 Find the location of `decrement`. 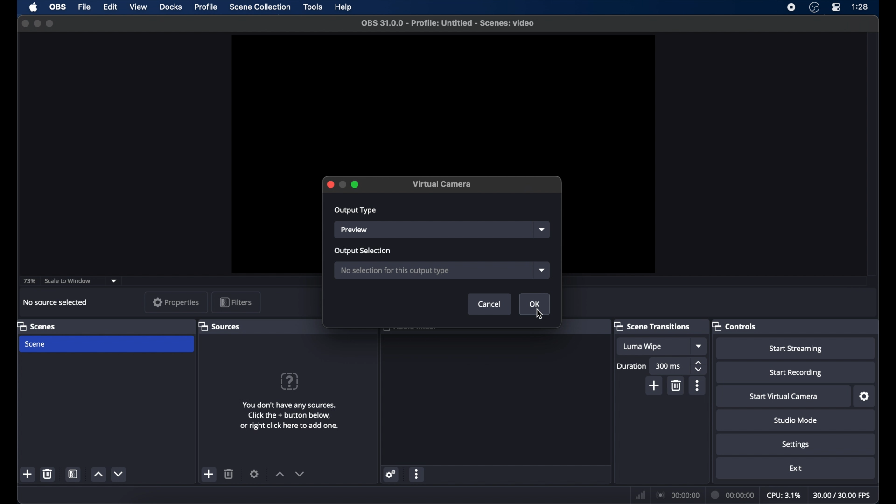

decrement is located at coordinates (300, 475).